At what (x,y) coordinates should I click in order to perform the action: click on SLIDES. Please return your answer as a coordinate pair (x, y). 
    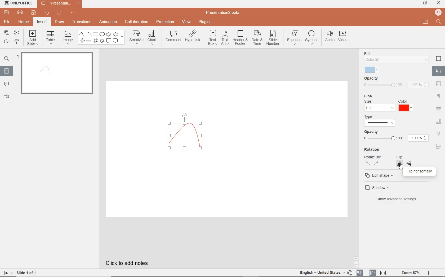
    Looking at the image, I should click on (6, 71).